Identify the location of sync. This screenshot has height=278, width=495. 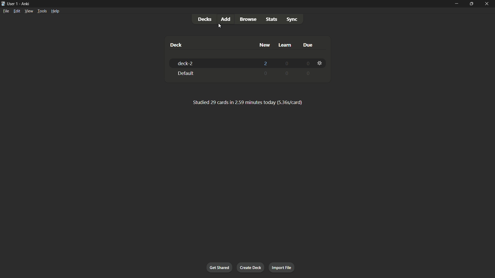
(293, 20).